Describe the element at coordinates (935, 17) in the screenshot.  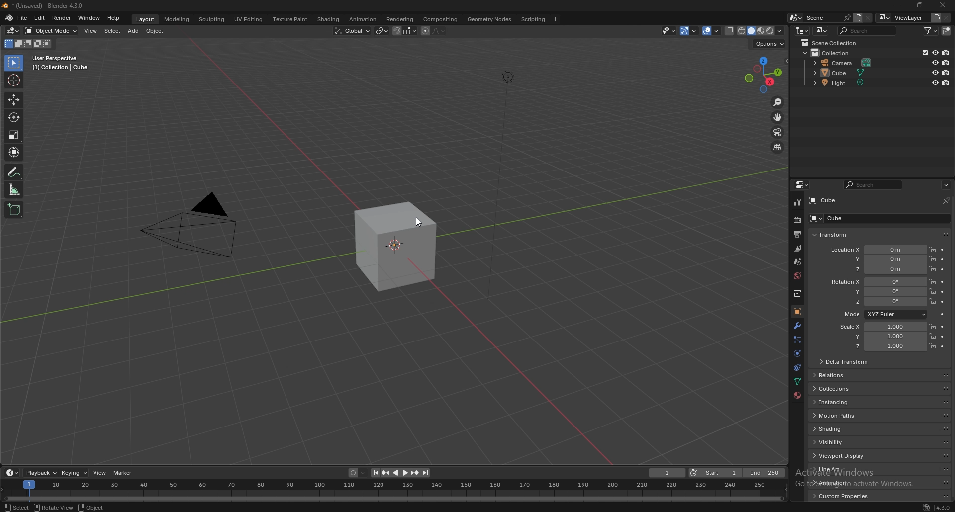
I see `add view layer` at that location.